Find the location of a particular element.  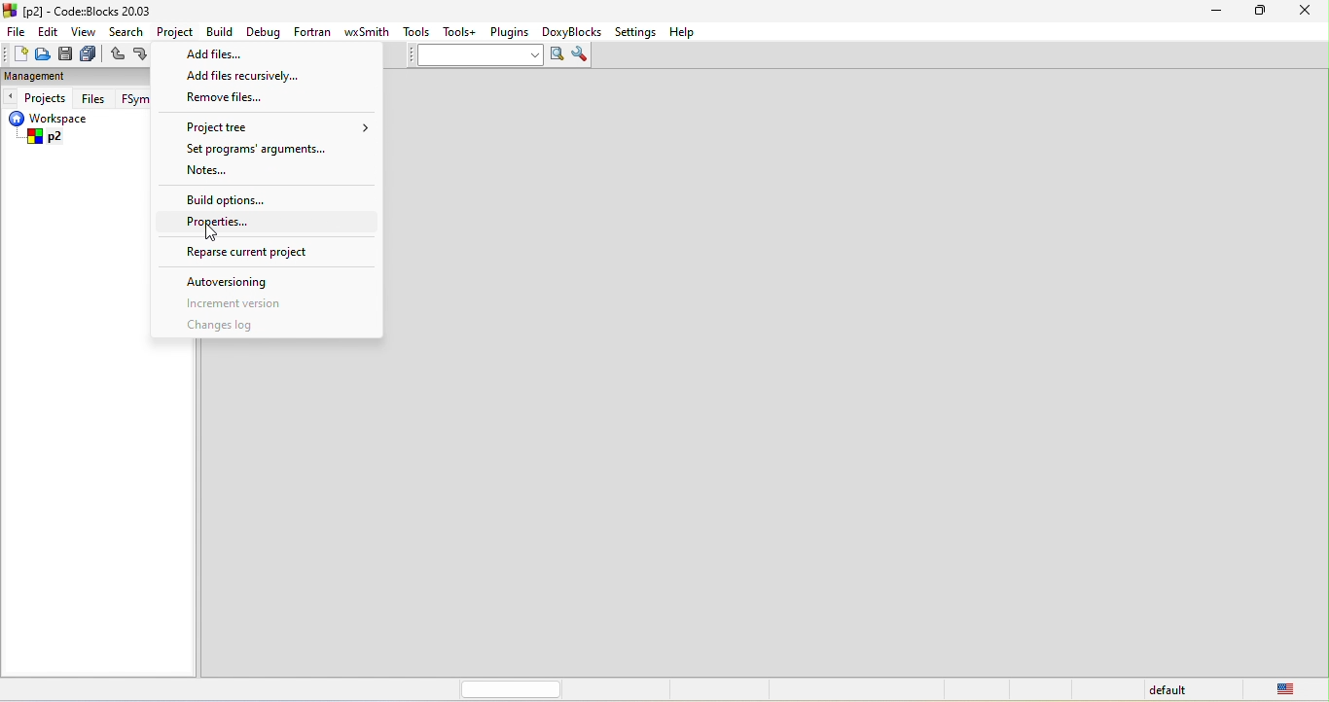

notes is located at coordinates (230, 170).